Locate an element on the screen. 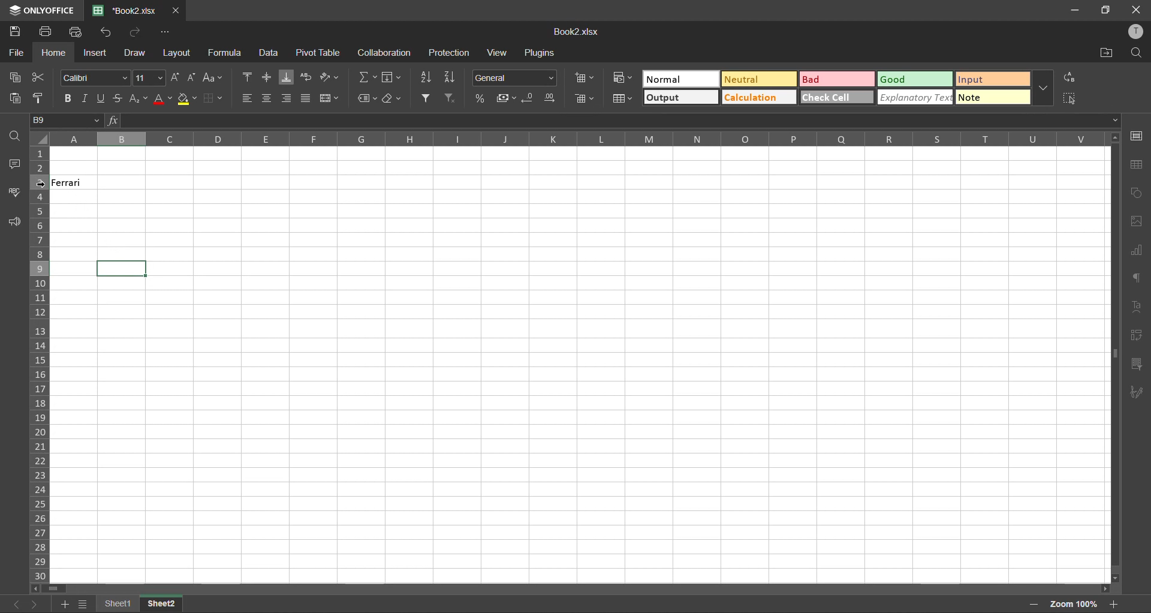 Image resolution: width=1151 pixels, height=613 pixels. slicer is located at coordinates (1139, 363).